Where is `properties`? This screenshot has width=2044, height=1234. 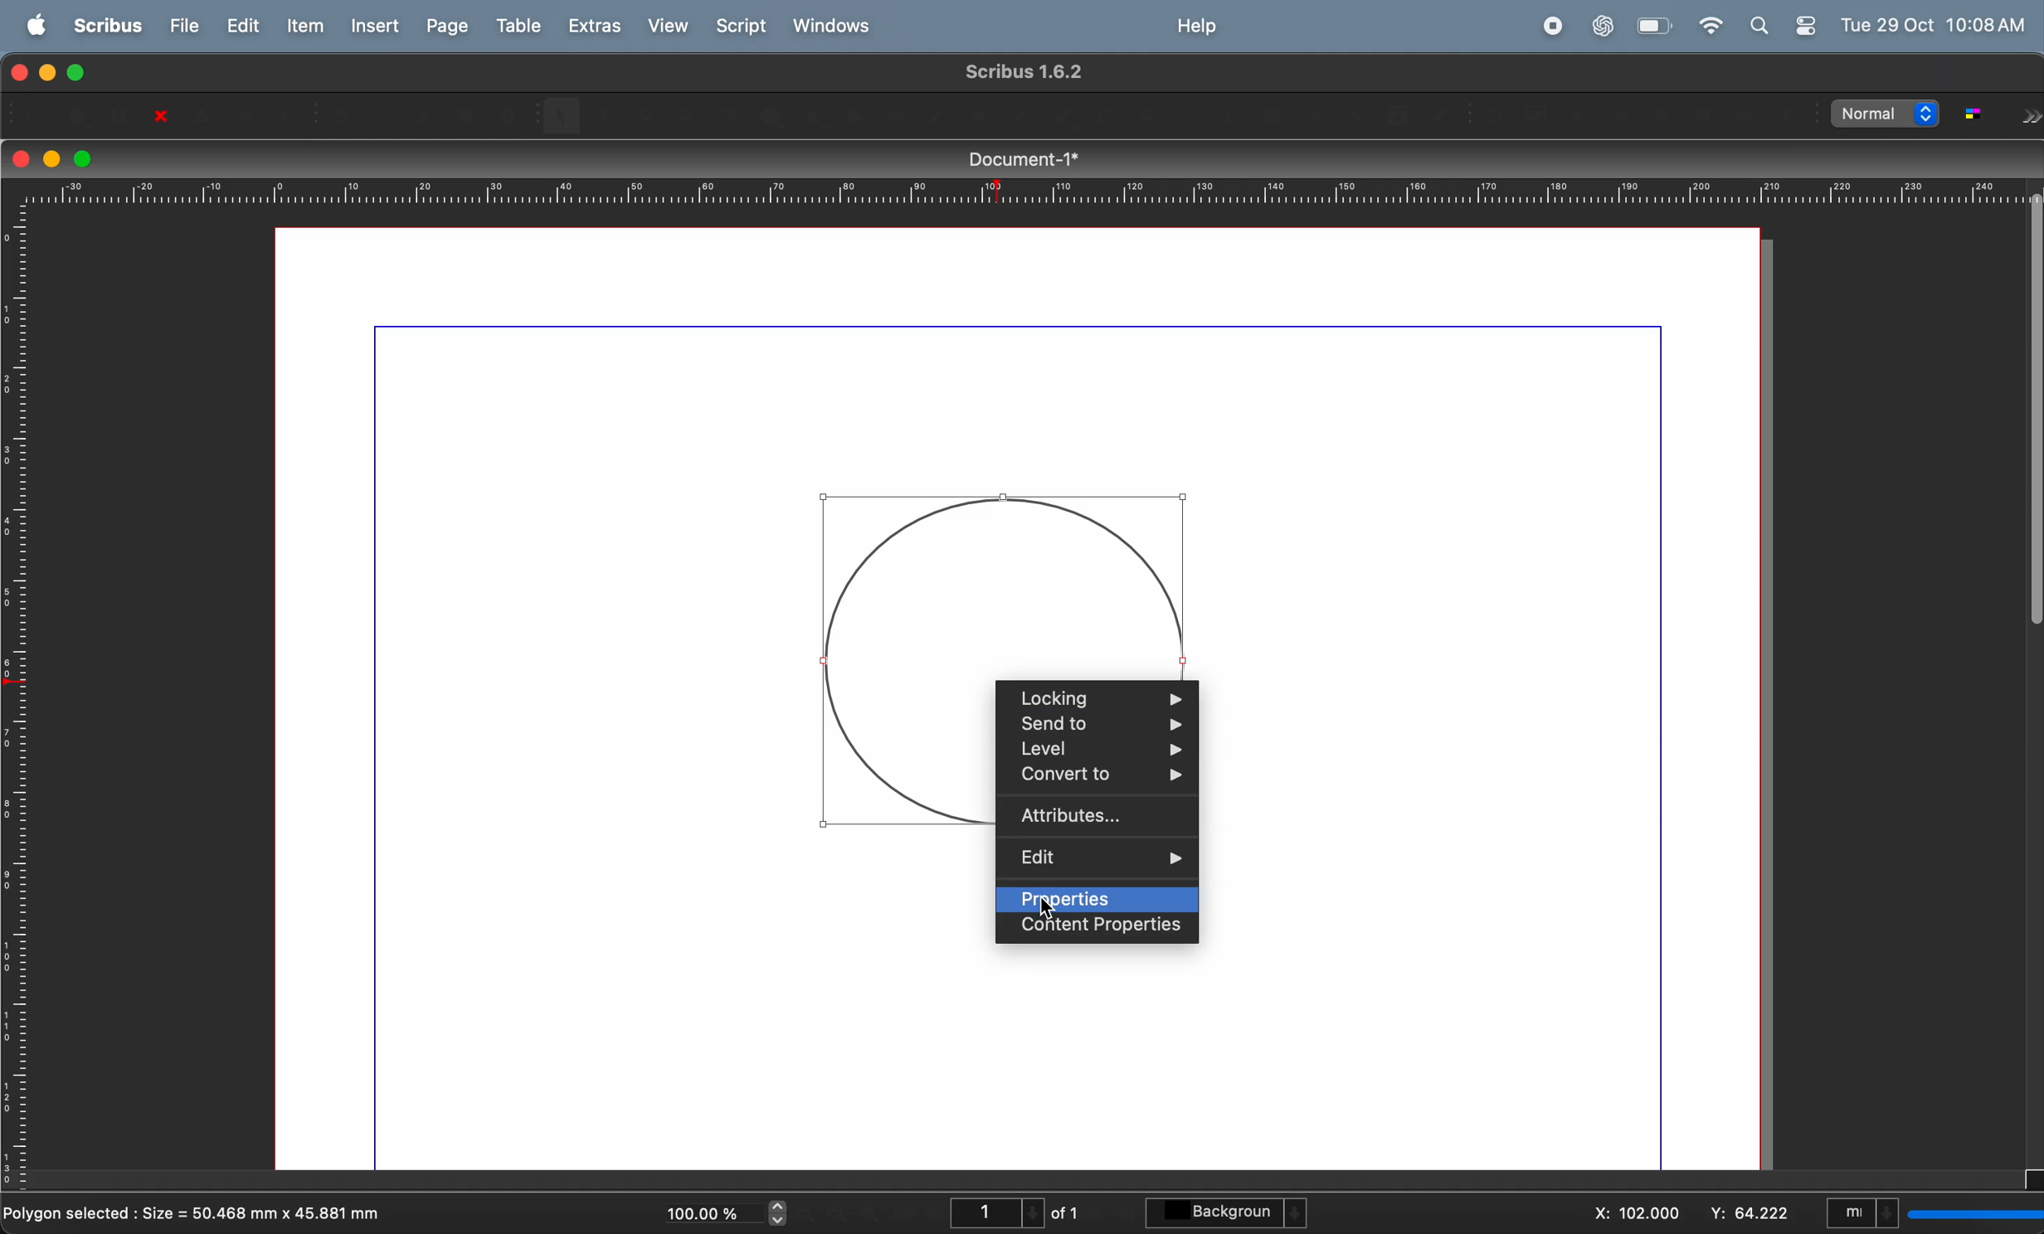
properties is located at coordinates (1095, 900).